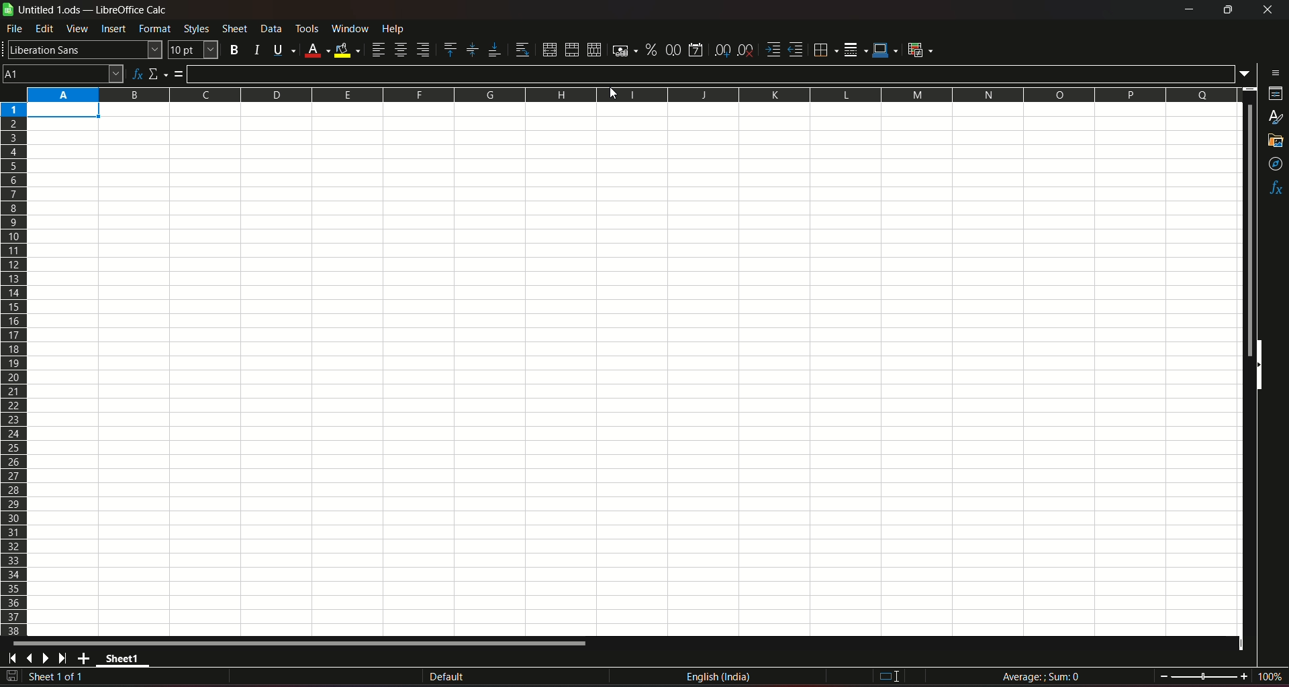  I want to click on navigator, so click(1274, 164).